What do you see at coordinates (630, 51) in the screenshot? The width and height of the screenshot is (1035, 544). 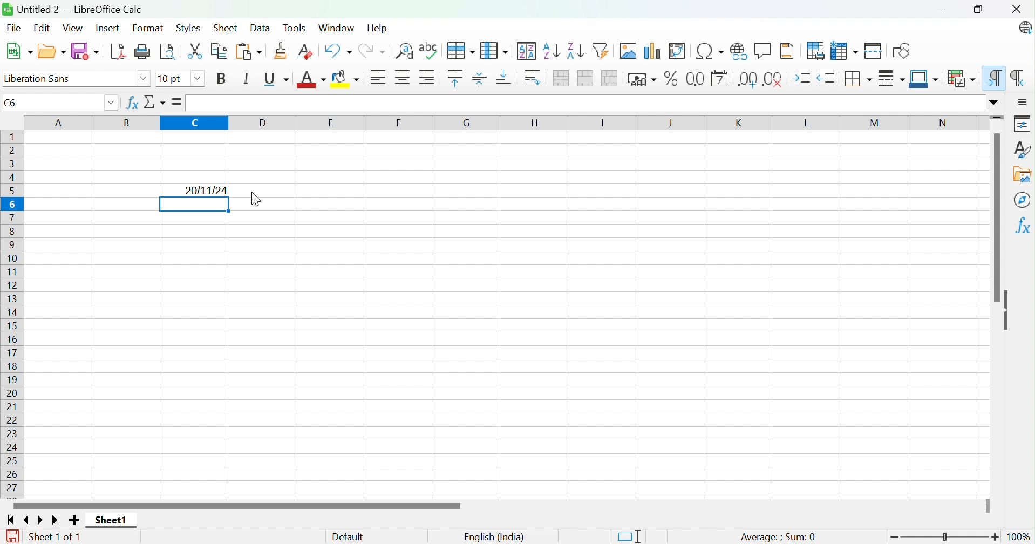 I see `Insert image` at bounding box center [630, 51].